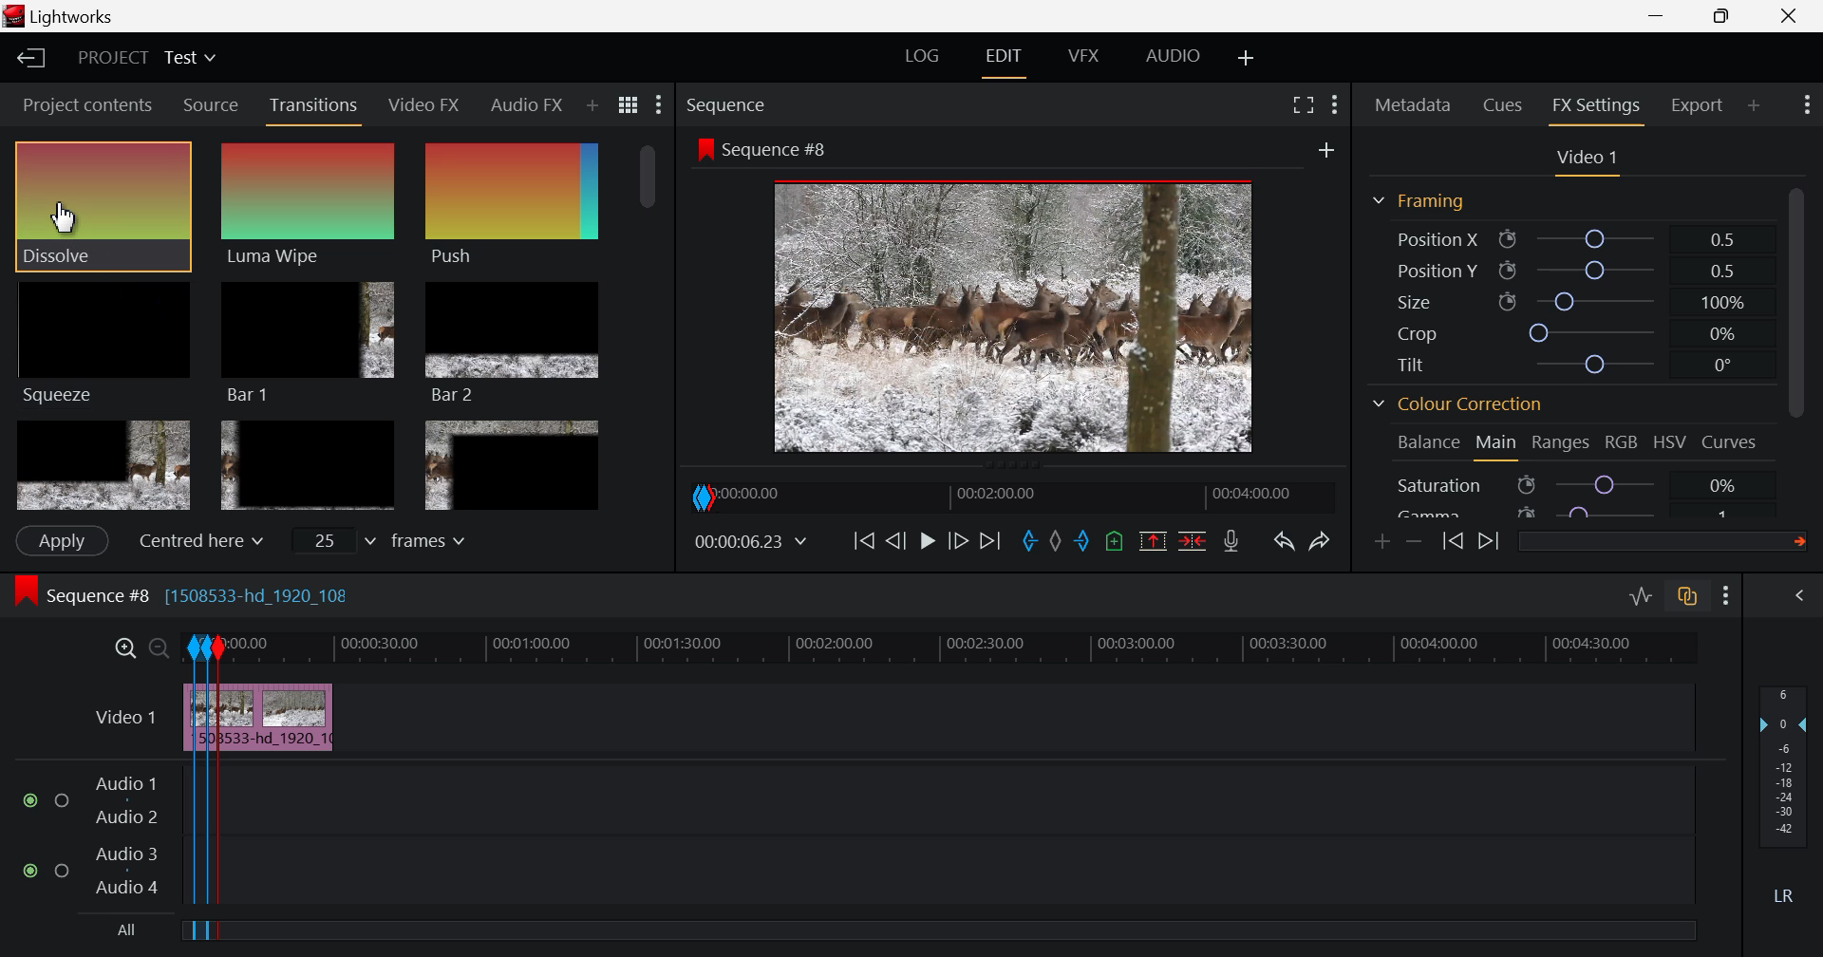 The image size is (1823, 957). I want to click on Crop, so click(1568, 332).